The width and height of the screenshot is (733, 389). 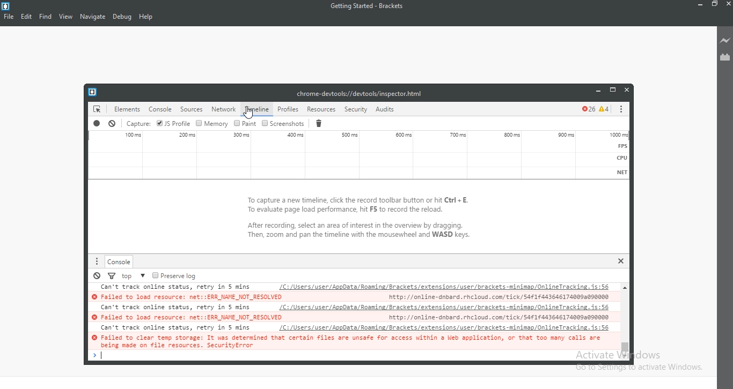 What do you see at coordinates (257, 108) in the screenshot?
I see `timeline` at bounding box center [257, 108].